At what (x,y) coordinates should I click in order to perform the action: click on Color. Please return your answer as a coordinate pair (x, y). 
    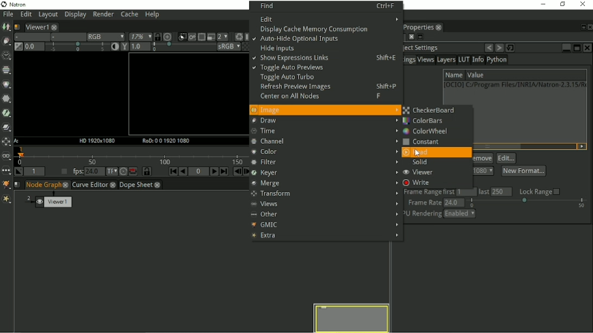
    Looking at the image, I should click on (325, 152).